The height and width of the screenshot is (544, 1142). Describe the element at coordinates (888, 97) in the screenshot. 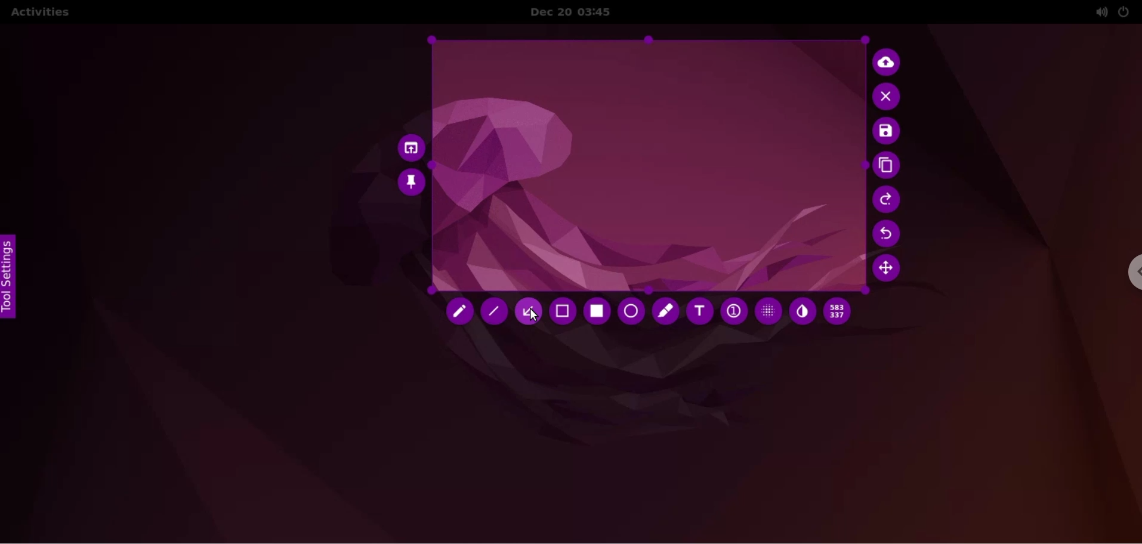

I see `cancel capture` at that location.